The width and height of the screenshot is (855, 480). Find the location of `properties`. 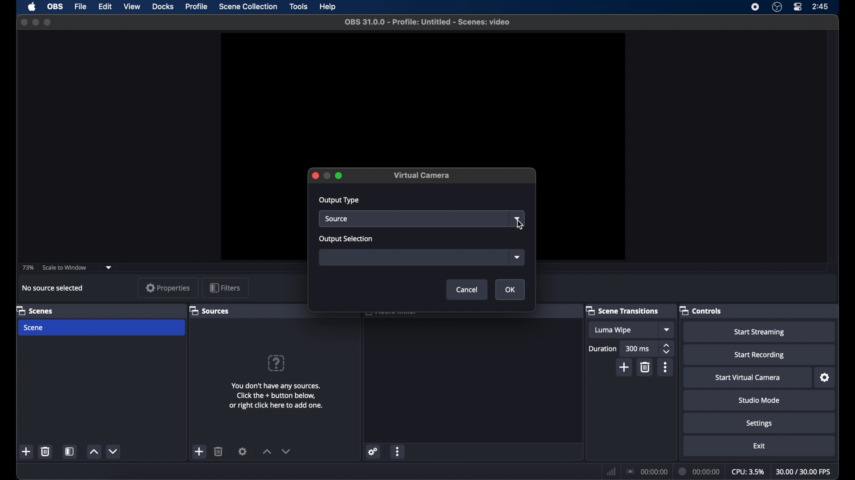

properties is located at coordinates (168, 288).